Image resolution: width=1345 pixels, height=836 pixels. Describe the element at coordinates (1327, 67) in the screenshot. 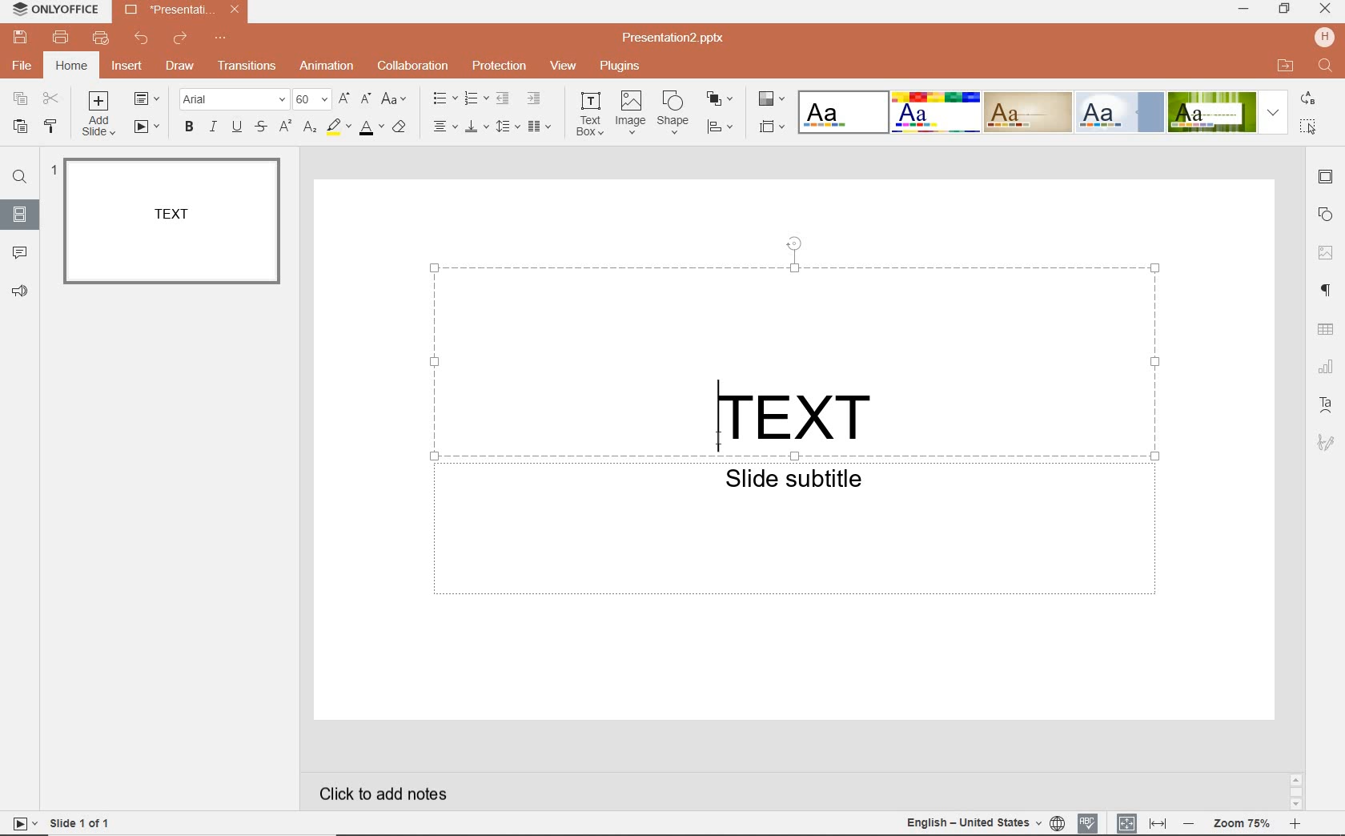

I see `find` at that location.